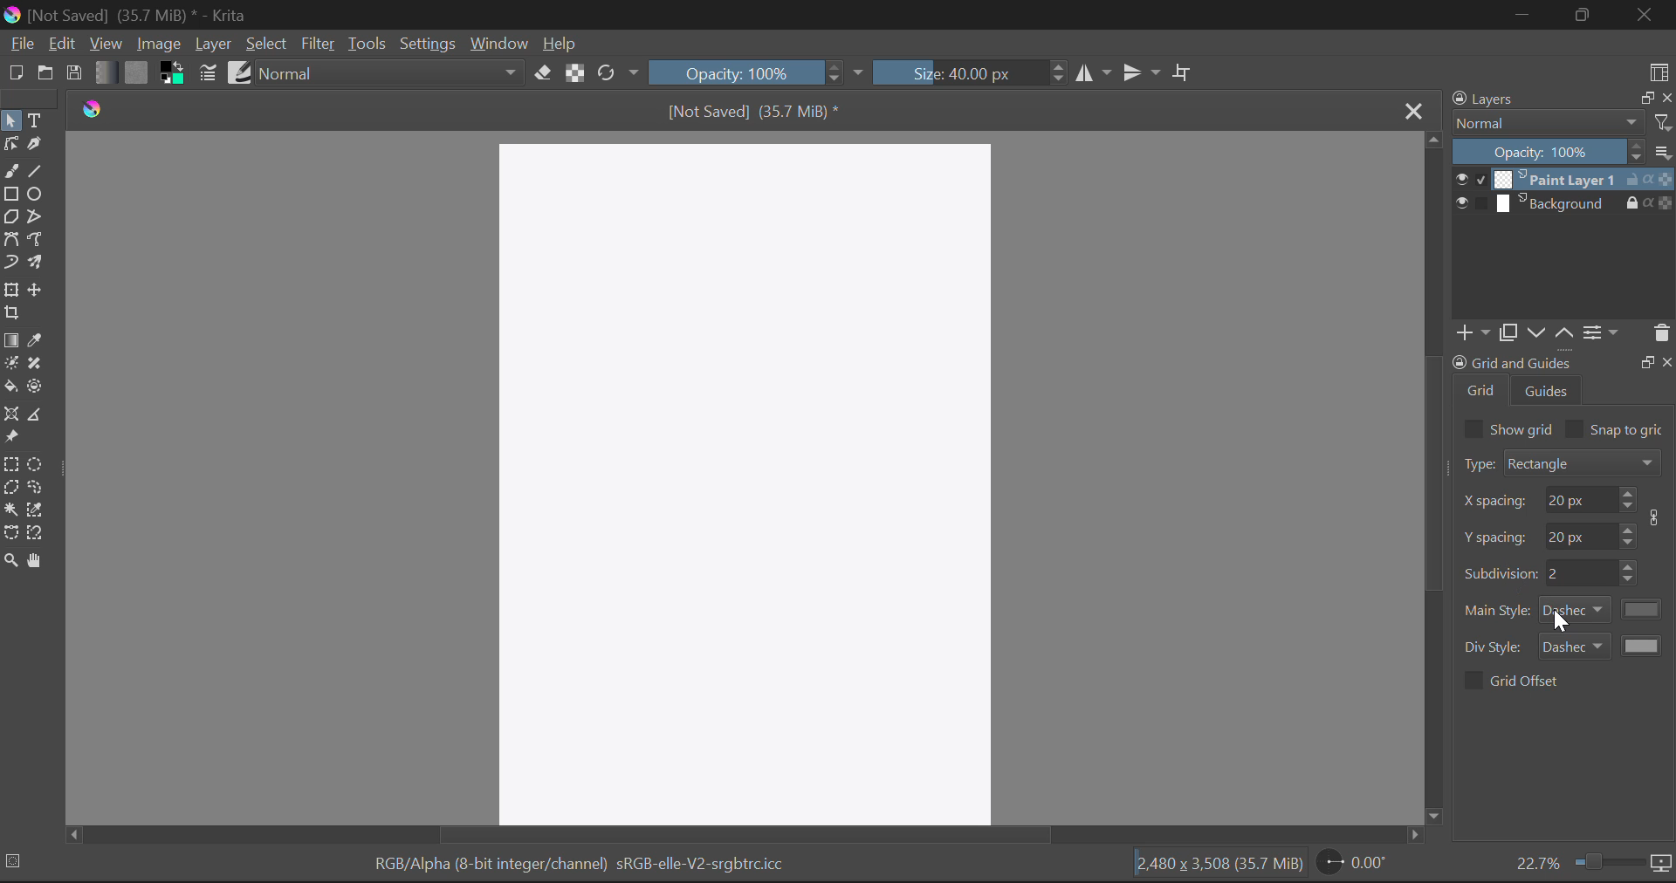  Describe the element at coordinates (15, 72) in the screenshot. I see `New` at that location.